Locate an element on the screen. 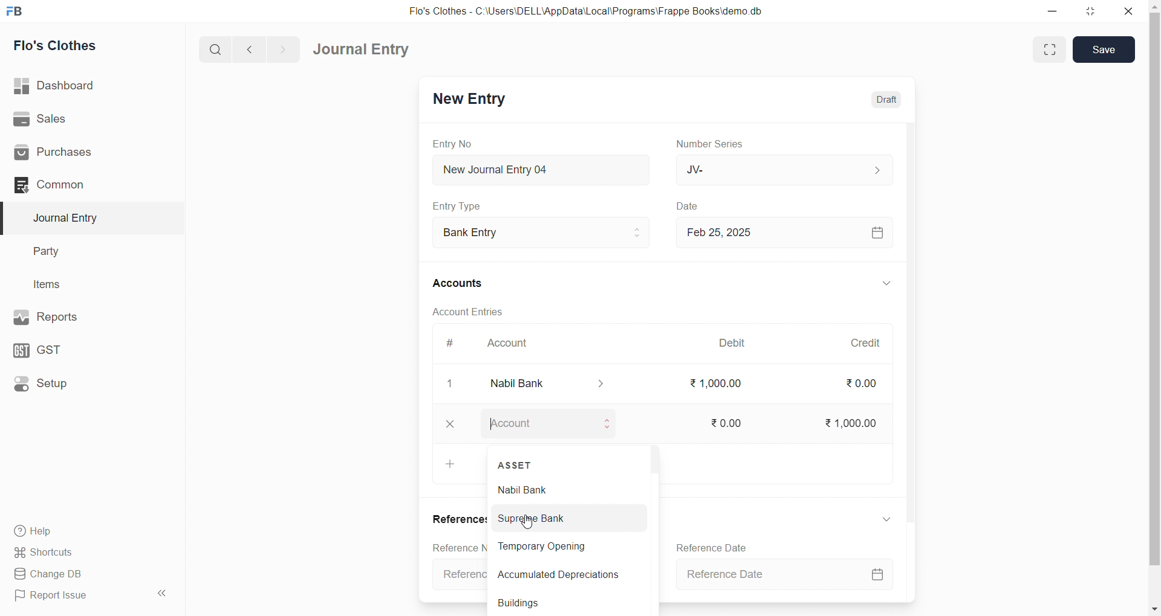 The image size is (1161, 616). close is located at coordinates (450, 383).